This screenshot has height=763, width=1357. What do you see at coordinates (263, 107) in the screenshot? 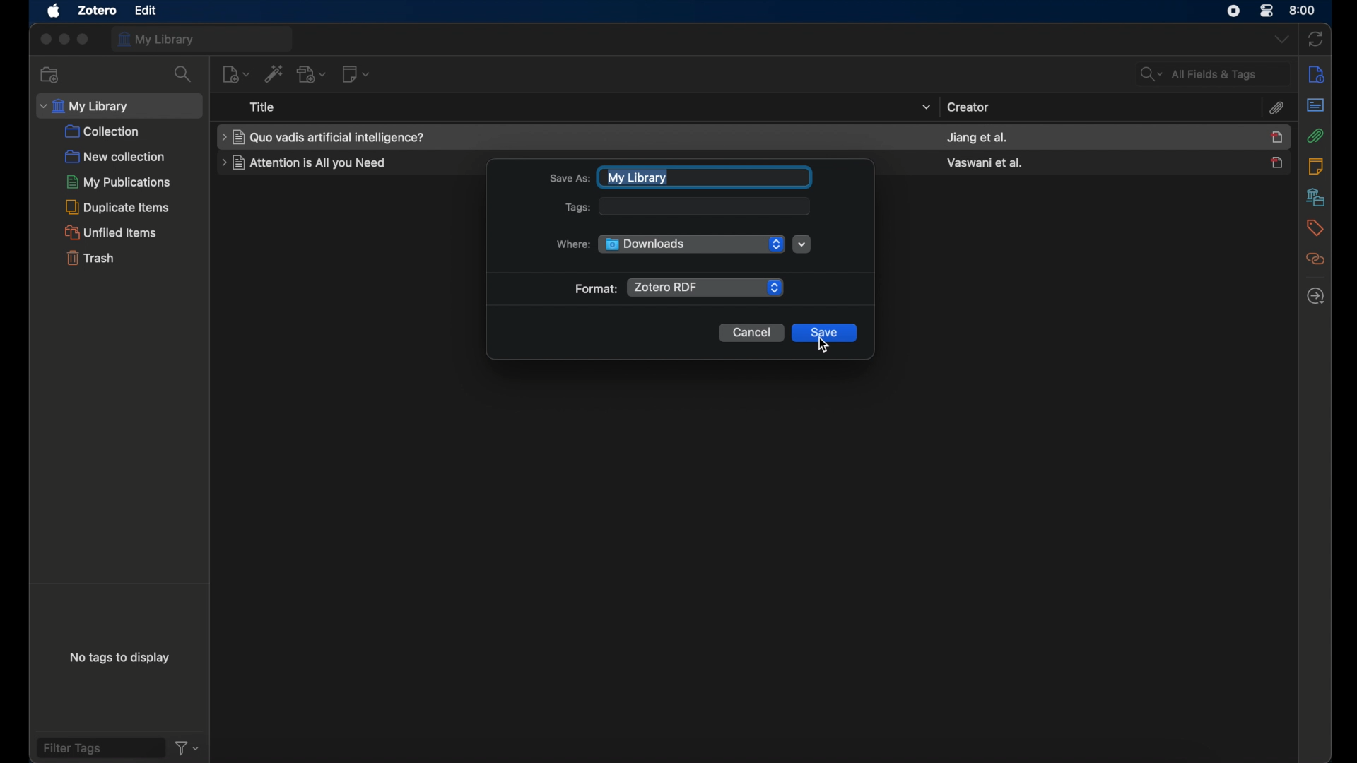
I see `title` at bounding box center [263, 107].